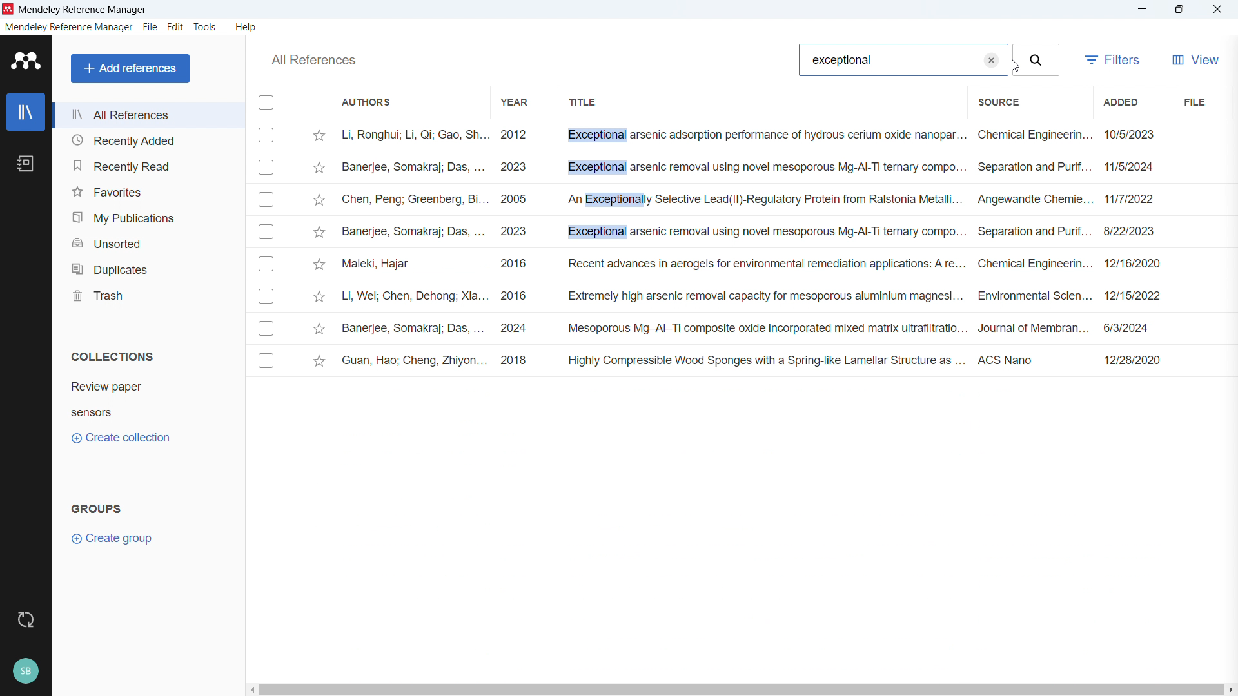 The width and height of the screenshot is (1238, 696). Describe the element at coordinates (585, 102) in the screenshot. I see `Sort by title ` at that location.